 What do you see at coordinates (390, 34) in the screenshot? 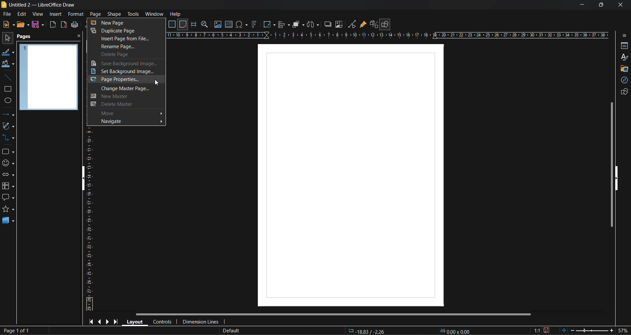
I see `horizontal ruler` at bounding box center [390, 34].